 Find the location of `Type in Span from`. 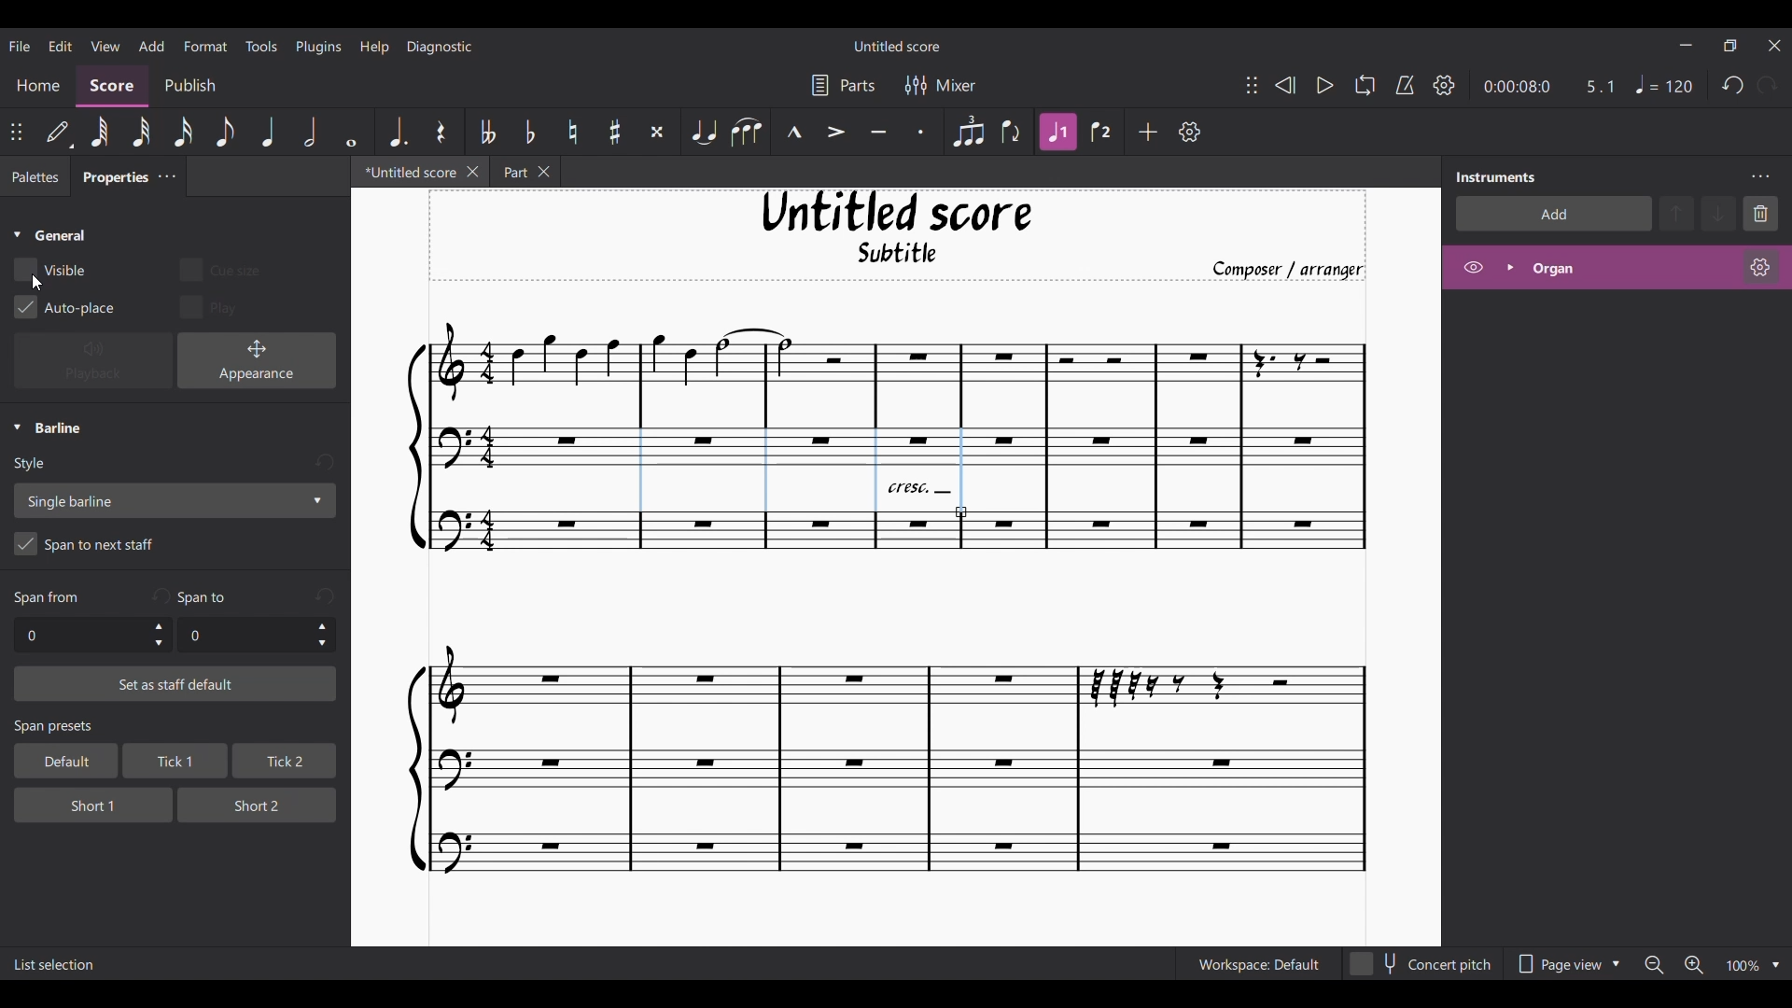

Type in Span from is located at coordinates (79, 636).